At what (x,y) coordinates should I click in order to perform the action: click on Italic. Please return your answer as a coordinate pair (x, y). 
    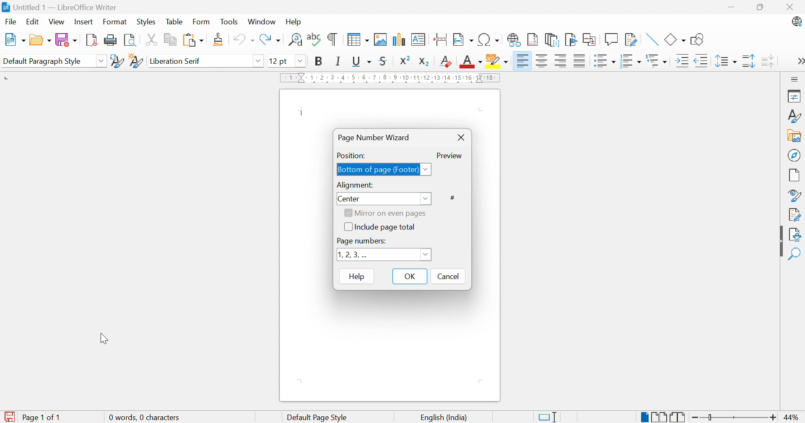
    Looking at the image, I should click on (337, 61).